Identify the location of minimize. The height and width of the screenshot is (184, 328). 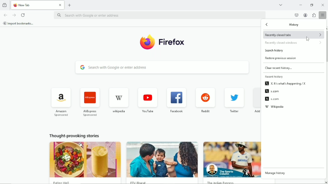
(301, 5).